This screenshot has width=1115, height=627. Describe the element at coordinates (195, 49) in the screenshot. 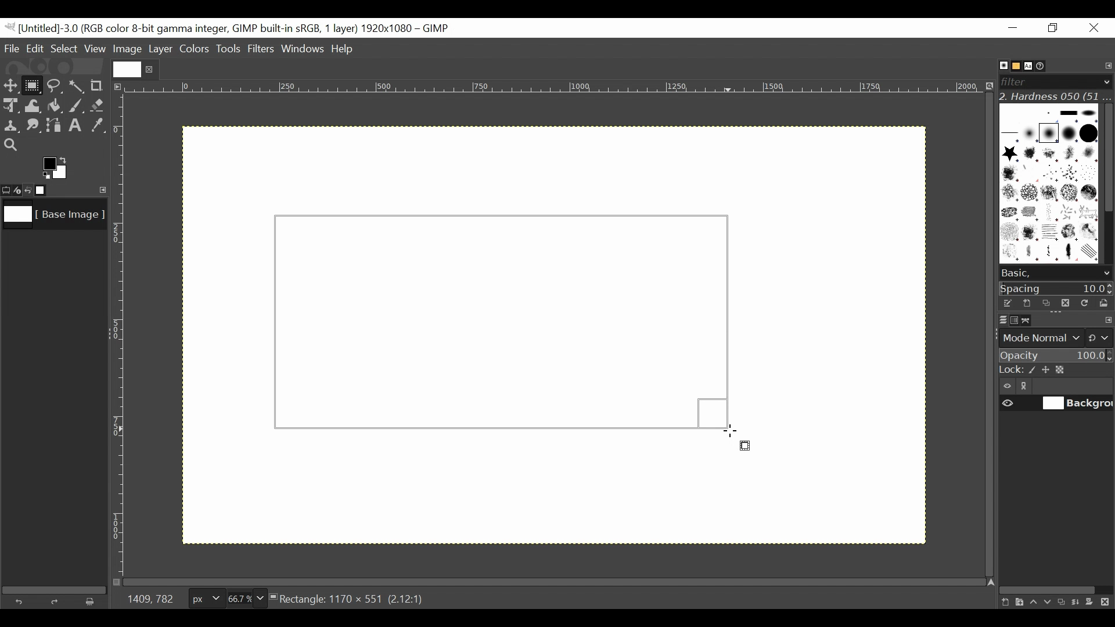

I see `Colors` at that location.